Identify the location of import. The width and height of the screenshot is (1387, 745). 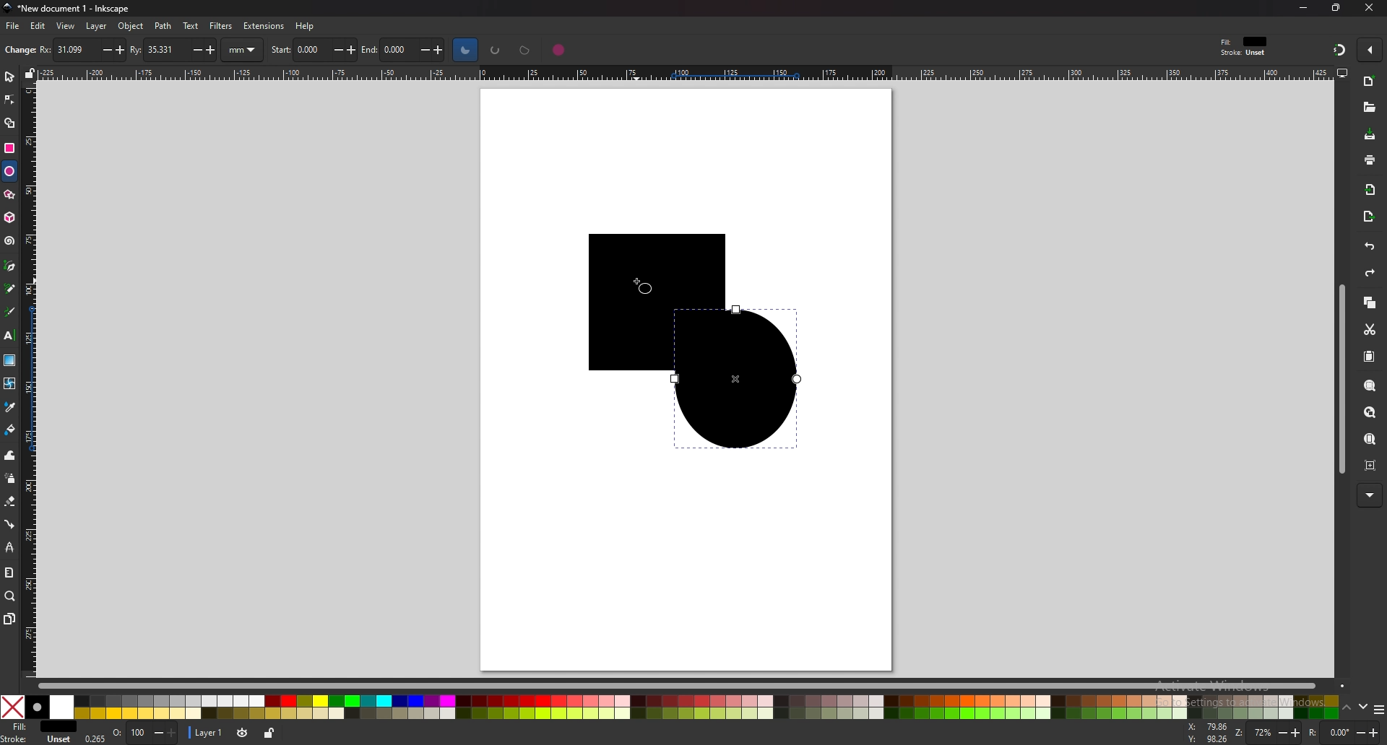
(1370, 190).